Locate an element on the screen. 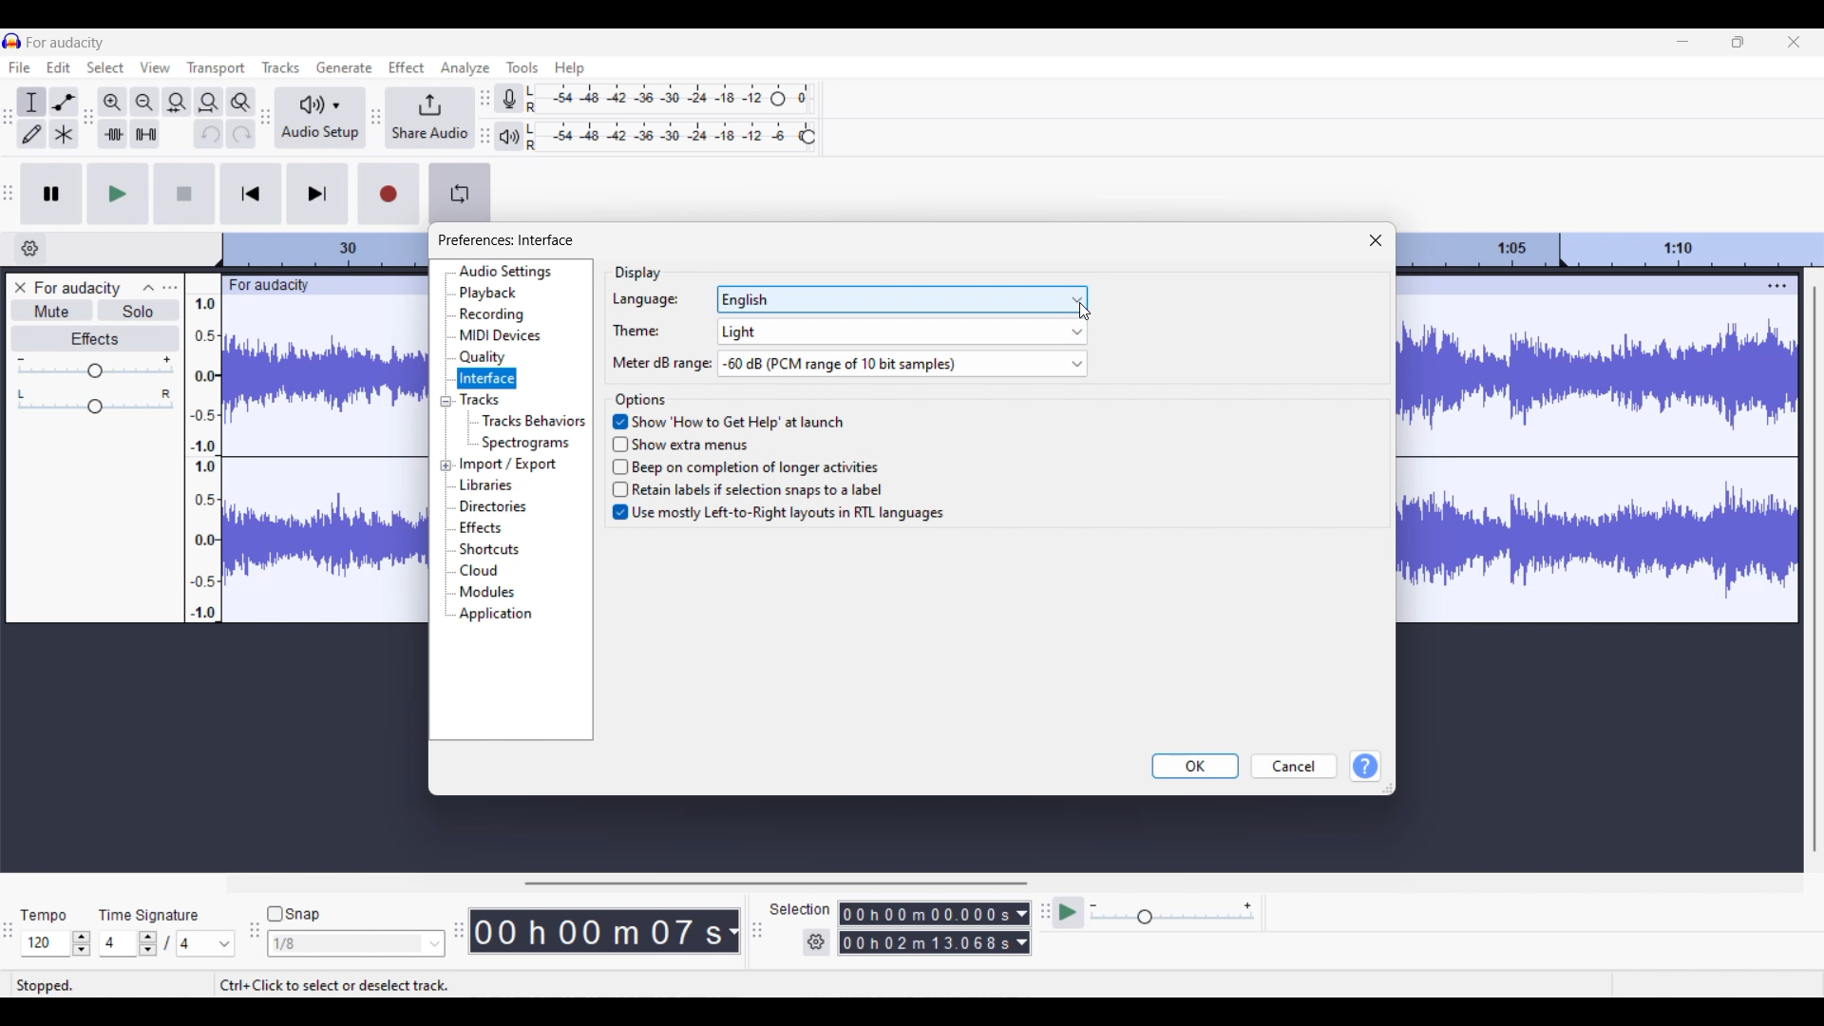 The image size is (1824, 1026). Measurement  is located at coordinates (732, 932).